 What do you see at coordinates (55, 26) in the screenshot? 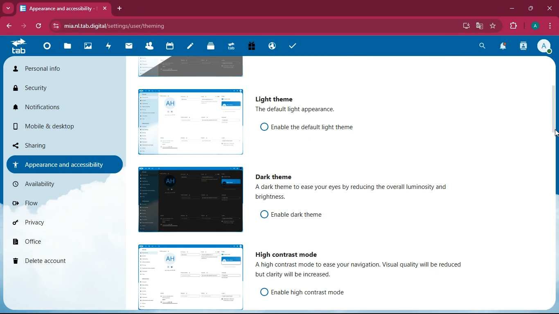
I see `view site information` at bounding box center [55, 26].